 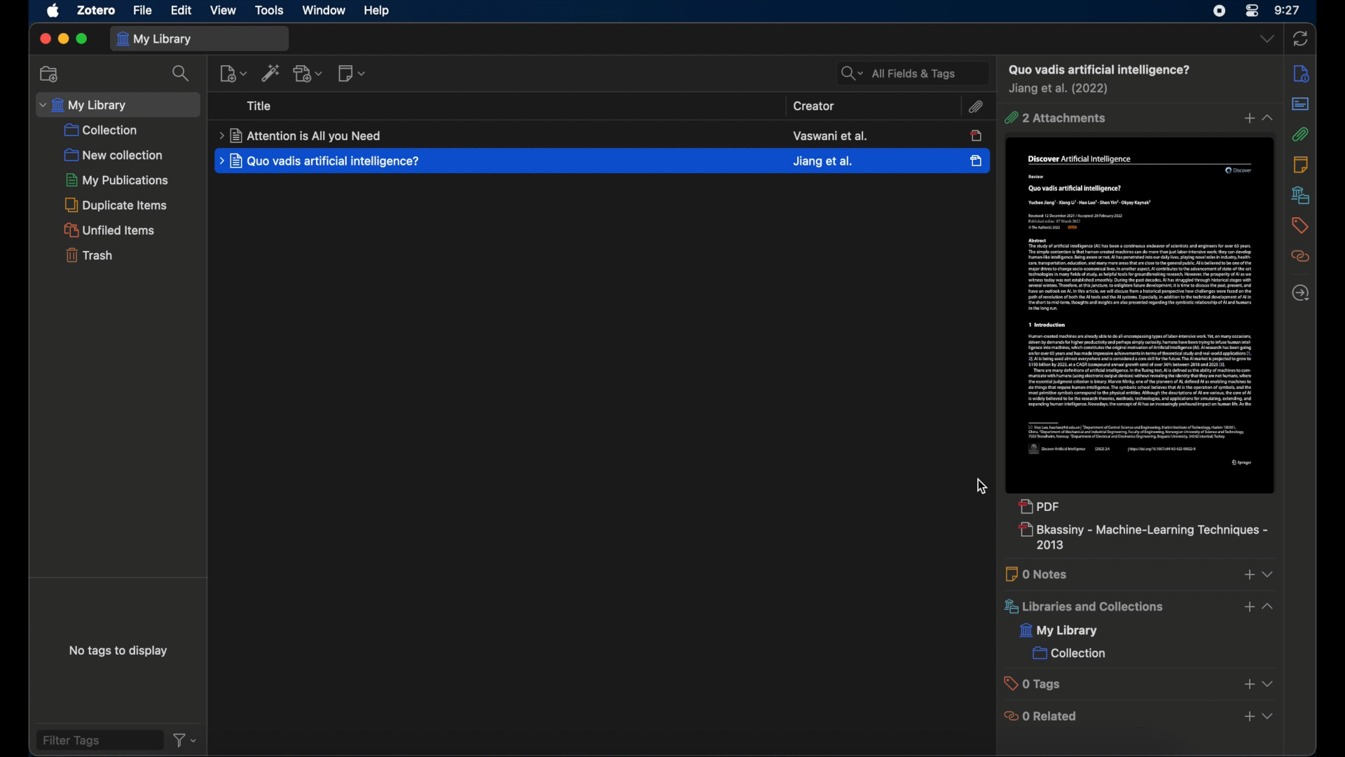 What do you see at coordinates (1139, 308) in the screenshot?
I see `journal item preview` at bounding box center [1139, 308].